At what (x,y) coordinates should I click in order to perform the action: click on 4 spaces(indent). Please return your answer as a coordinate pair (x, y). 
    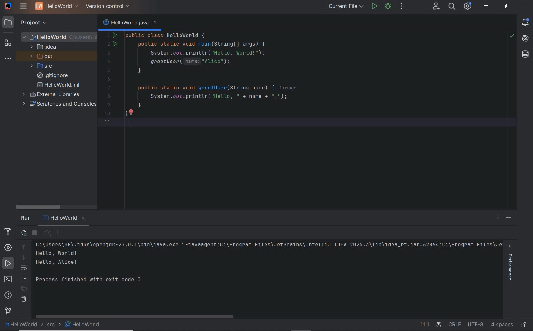
    Looking at the image, I should click on (502, 325).